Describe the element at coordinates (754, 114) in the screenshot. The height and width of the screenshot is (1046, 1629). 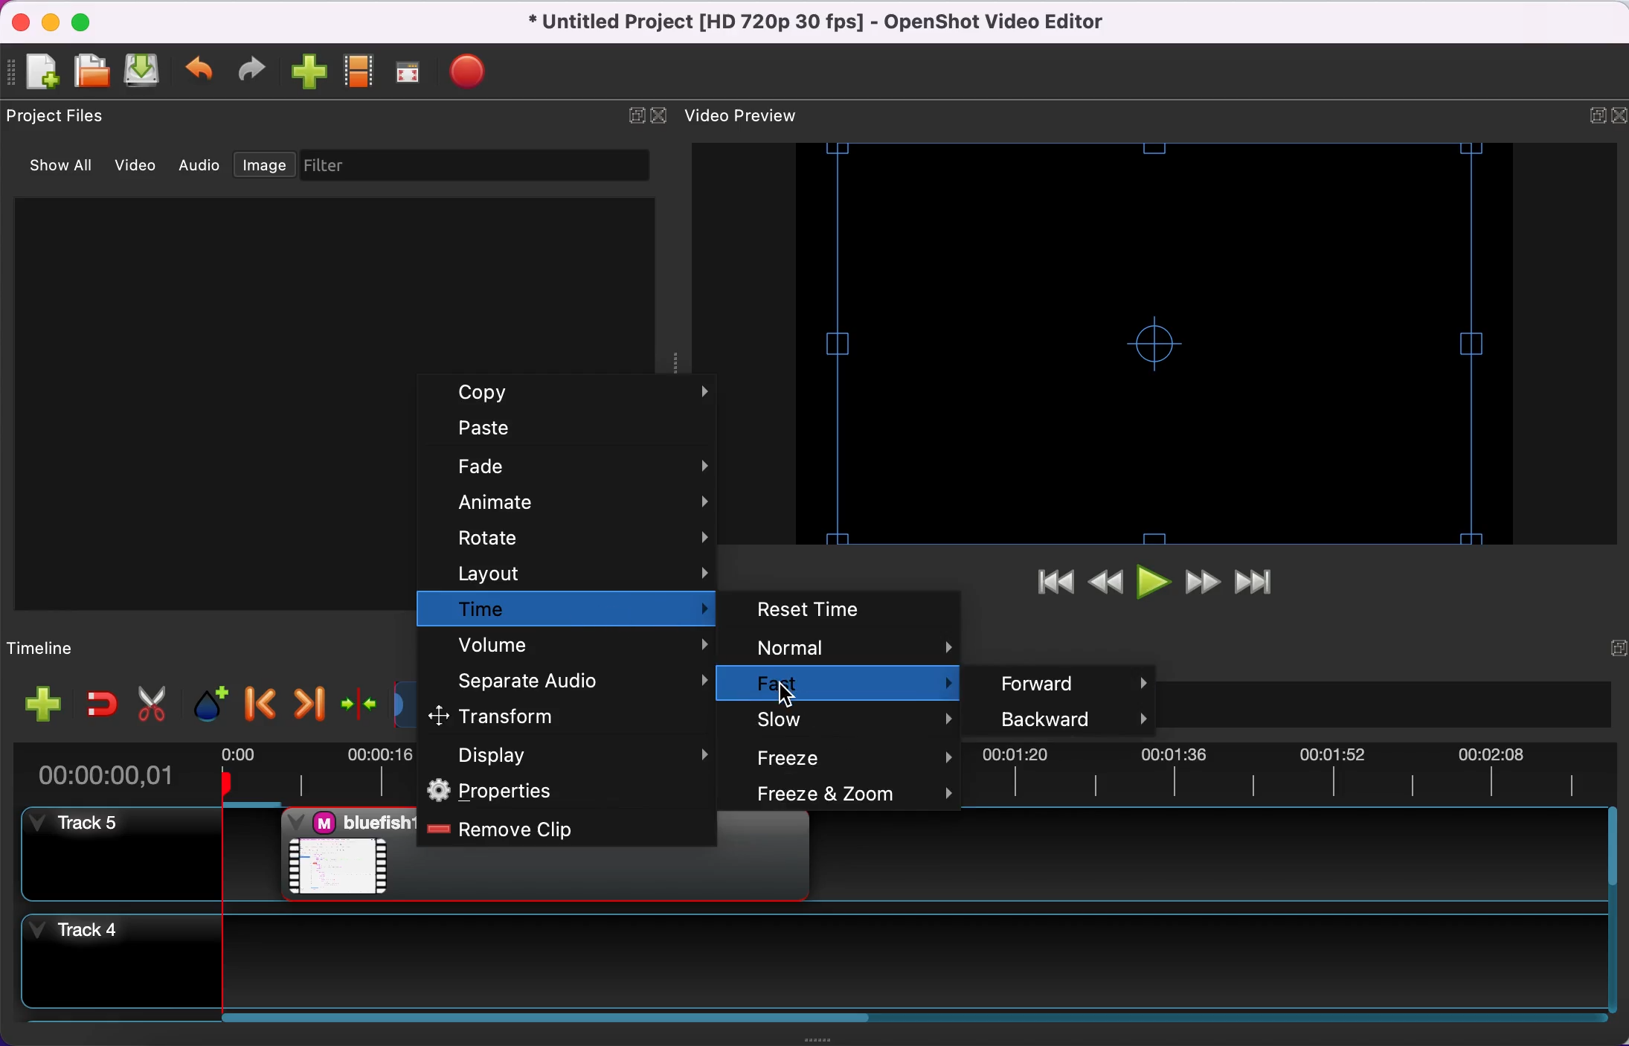
I see `video preview` at that location.